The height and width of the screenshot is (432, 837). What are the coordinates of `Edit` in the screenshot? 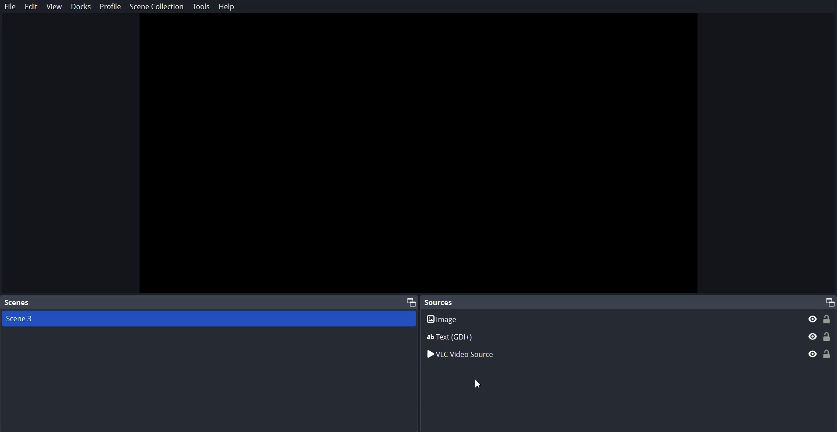 It's located at (31, 7).